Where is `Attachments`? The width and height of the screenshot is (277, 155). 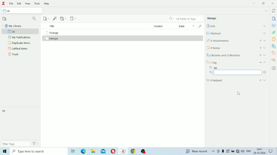
Attachments is located at coordinates (200, 26).